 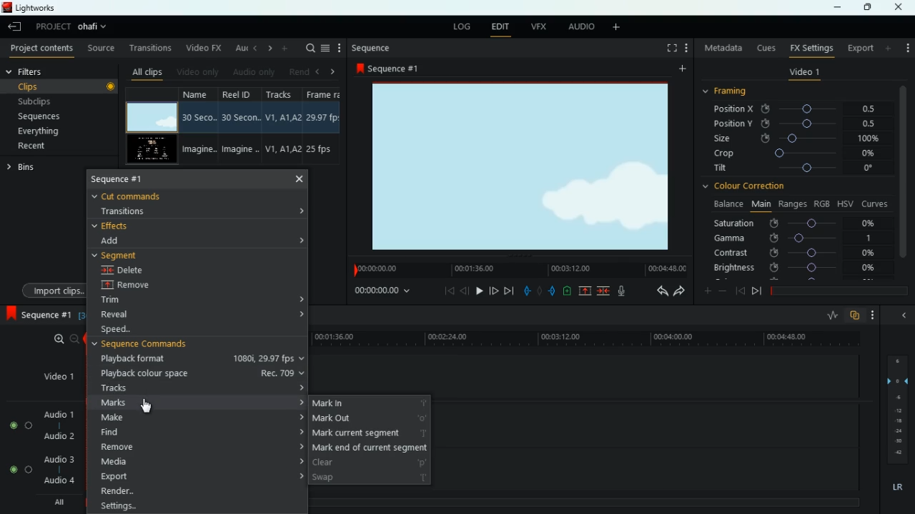 I want to click on fx settings, so click(x=810, y=48).